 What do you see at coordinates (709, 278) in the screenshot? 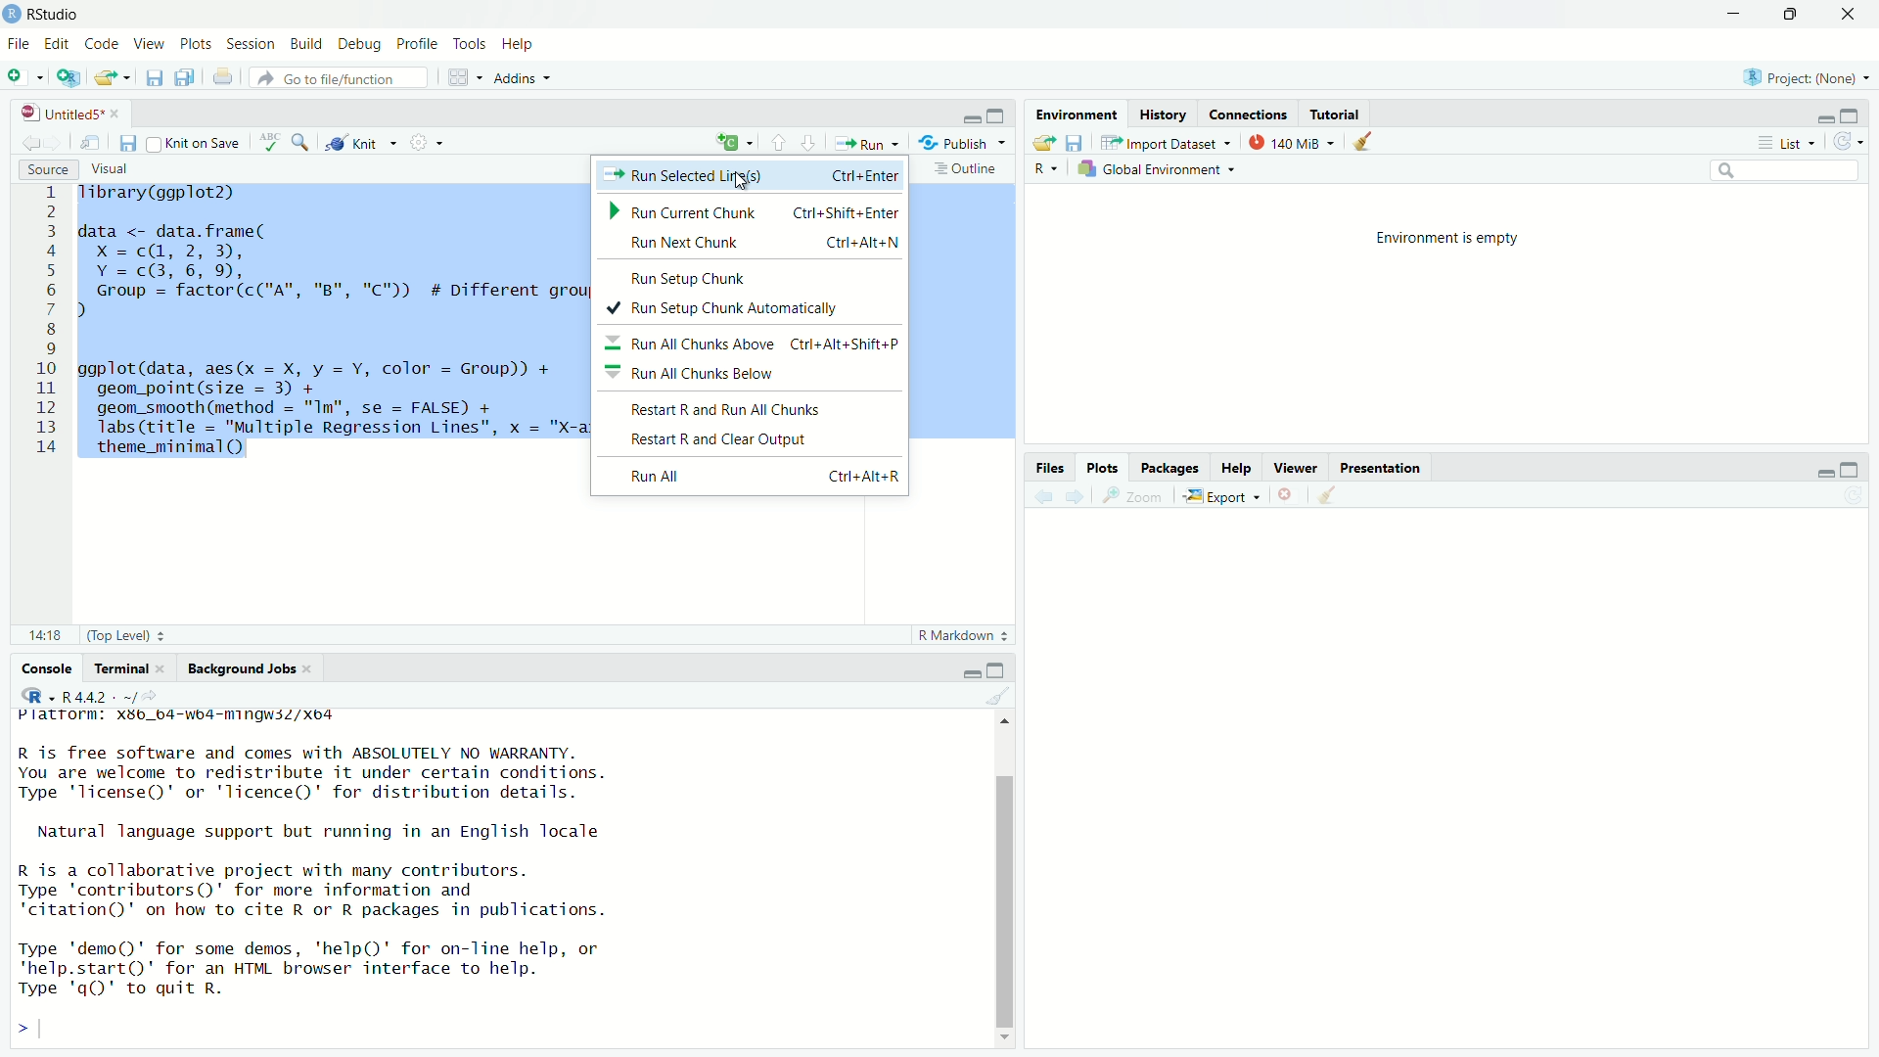
I see `Run <atiin Chink` at bounding box center [709, 278].